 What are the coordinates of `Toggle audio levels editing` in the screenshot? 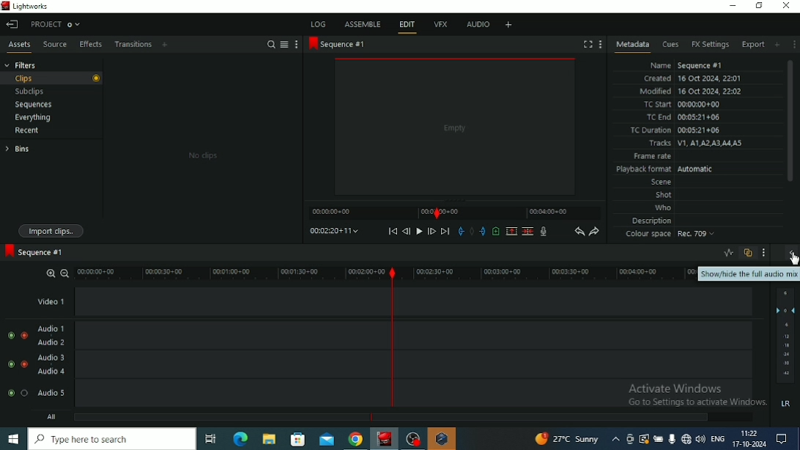 It's located at (728, 253).